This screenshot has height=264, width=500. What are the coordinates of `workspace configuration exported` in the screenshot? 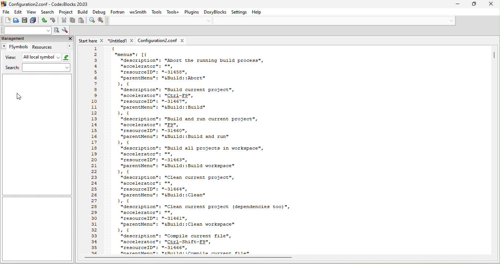 It's located at (298, 151).